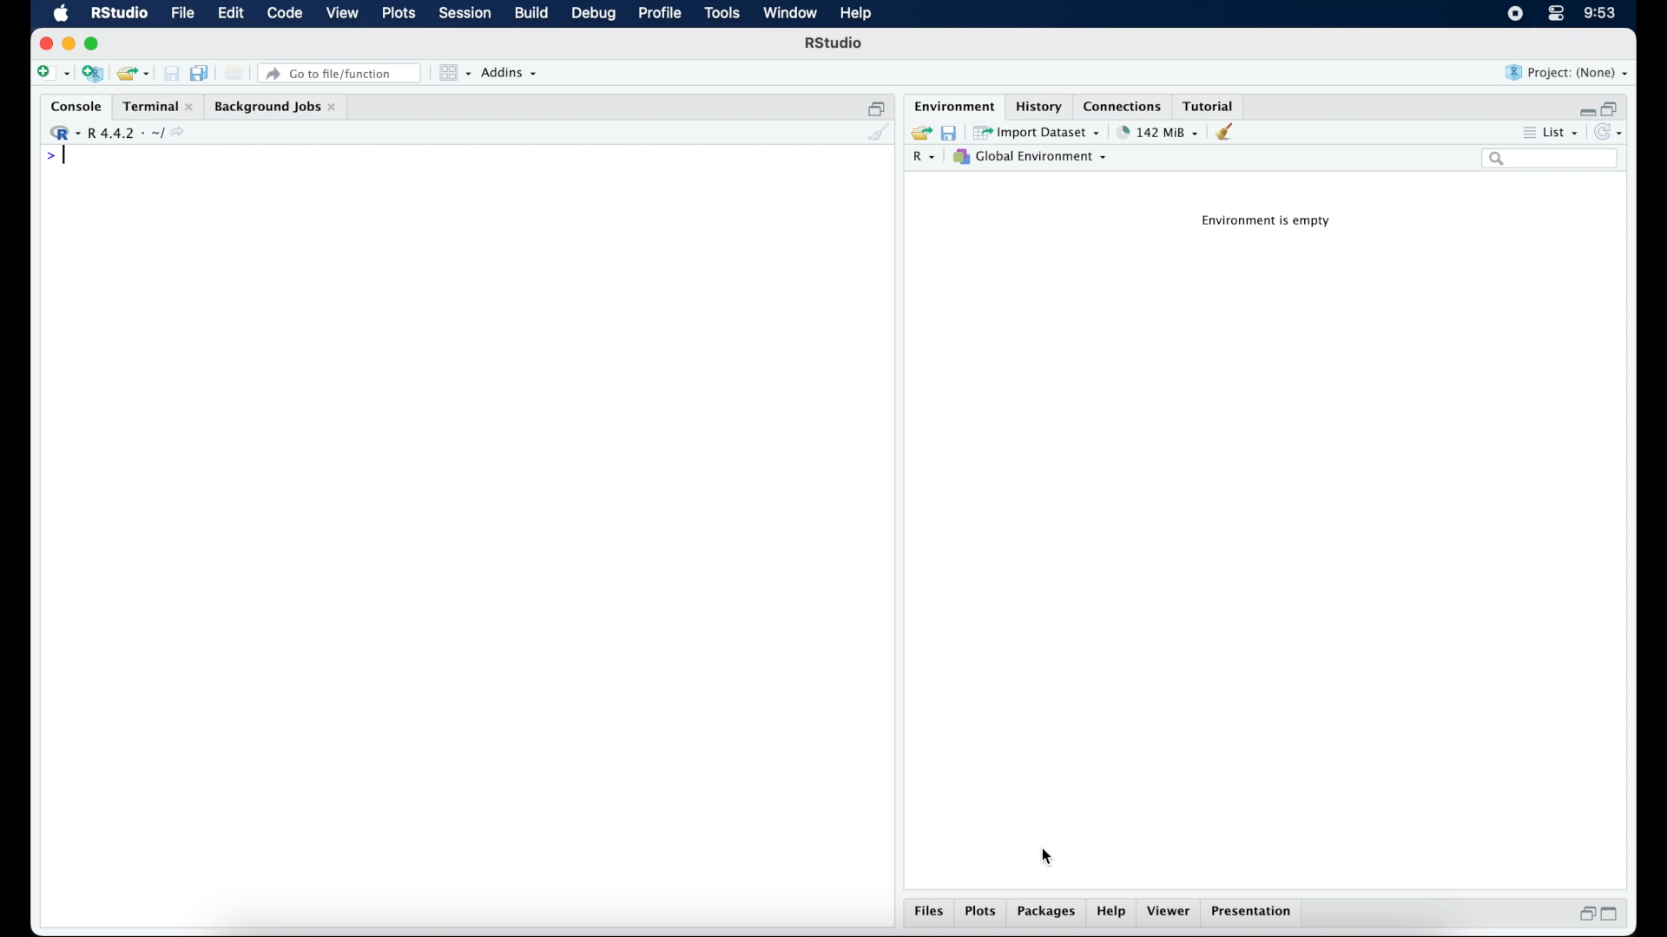 The height and width of the screenshot is (937, 1667). Describe the element at coordinates (592, 15) in the screenshot. I see `debug` at that location.